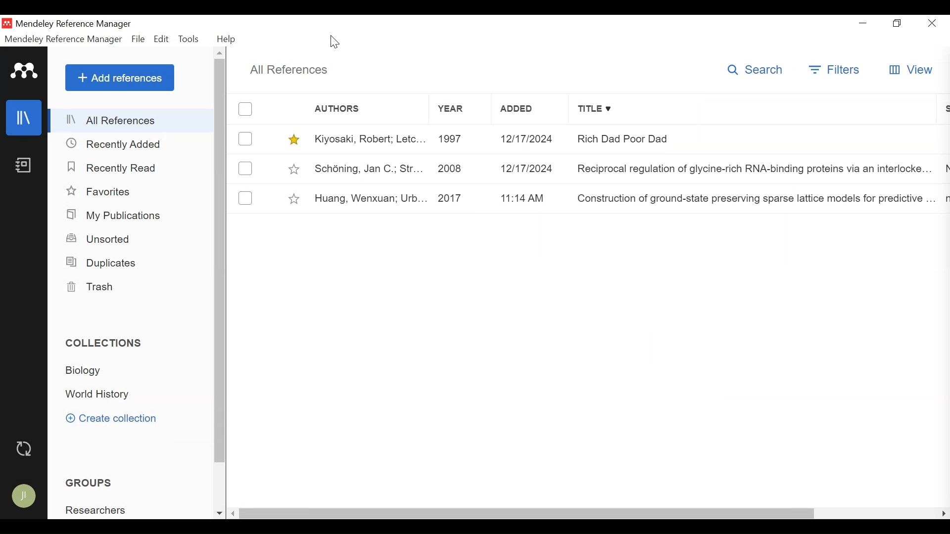 The image size is (950, 534). What do you see at coordinates (751, 199) in the screenshot?
I see `Construction of ground-state preserving sparse lattice models for predictive ...` at bounding box center [751, 199].